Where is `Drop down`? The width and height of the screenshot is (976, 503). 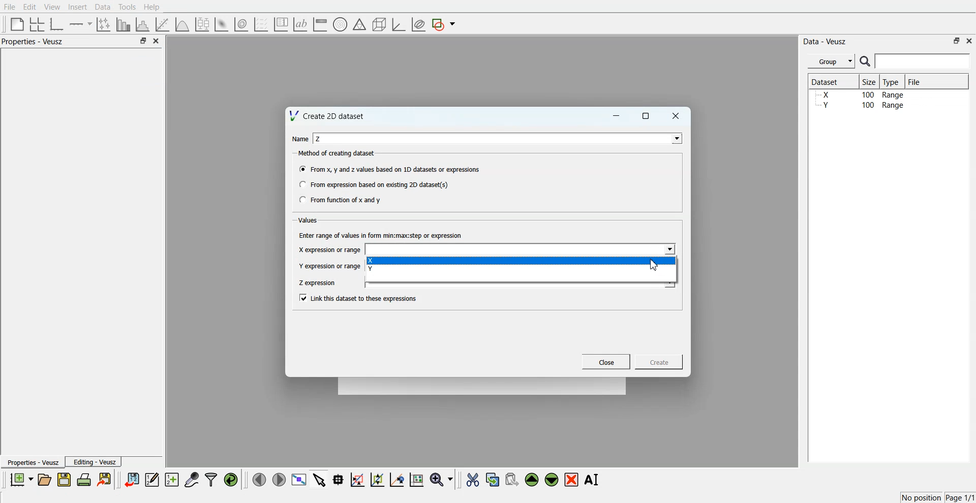
Drop down is located at coordinates (675, 138).